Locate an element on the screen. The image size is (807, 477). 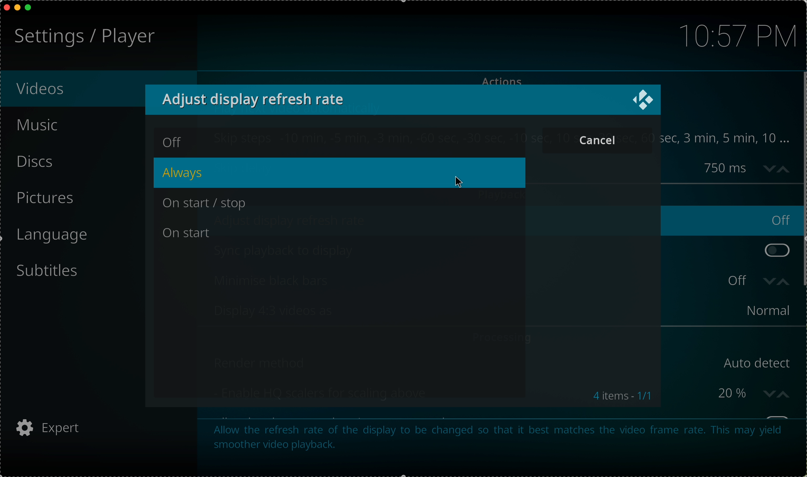
on start / stop is located at coordinates (208, 204).